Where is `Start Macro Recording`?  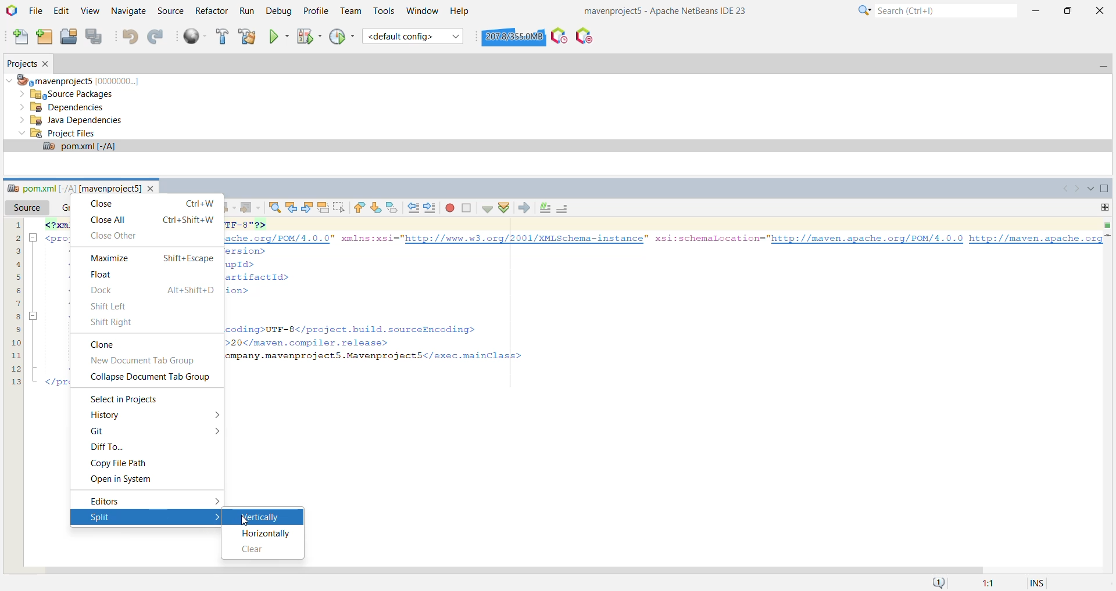
Start Macro Recording is located at coordinates (449, 208).